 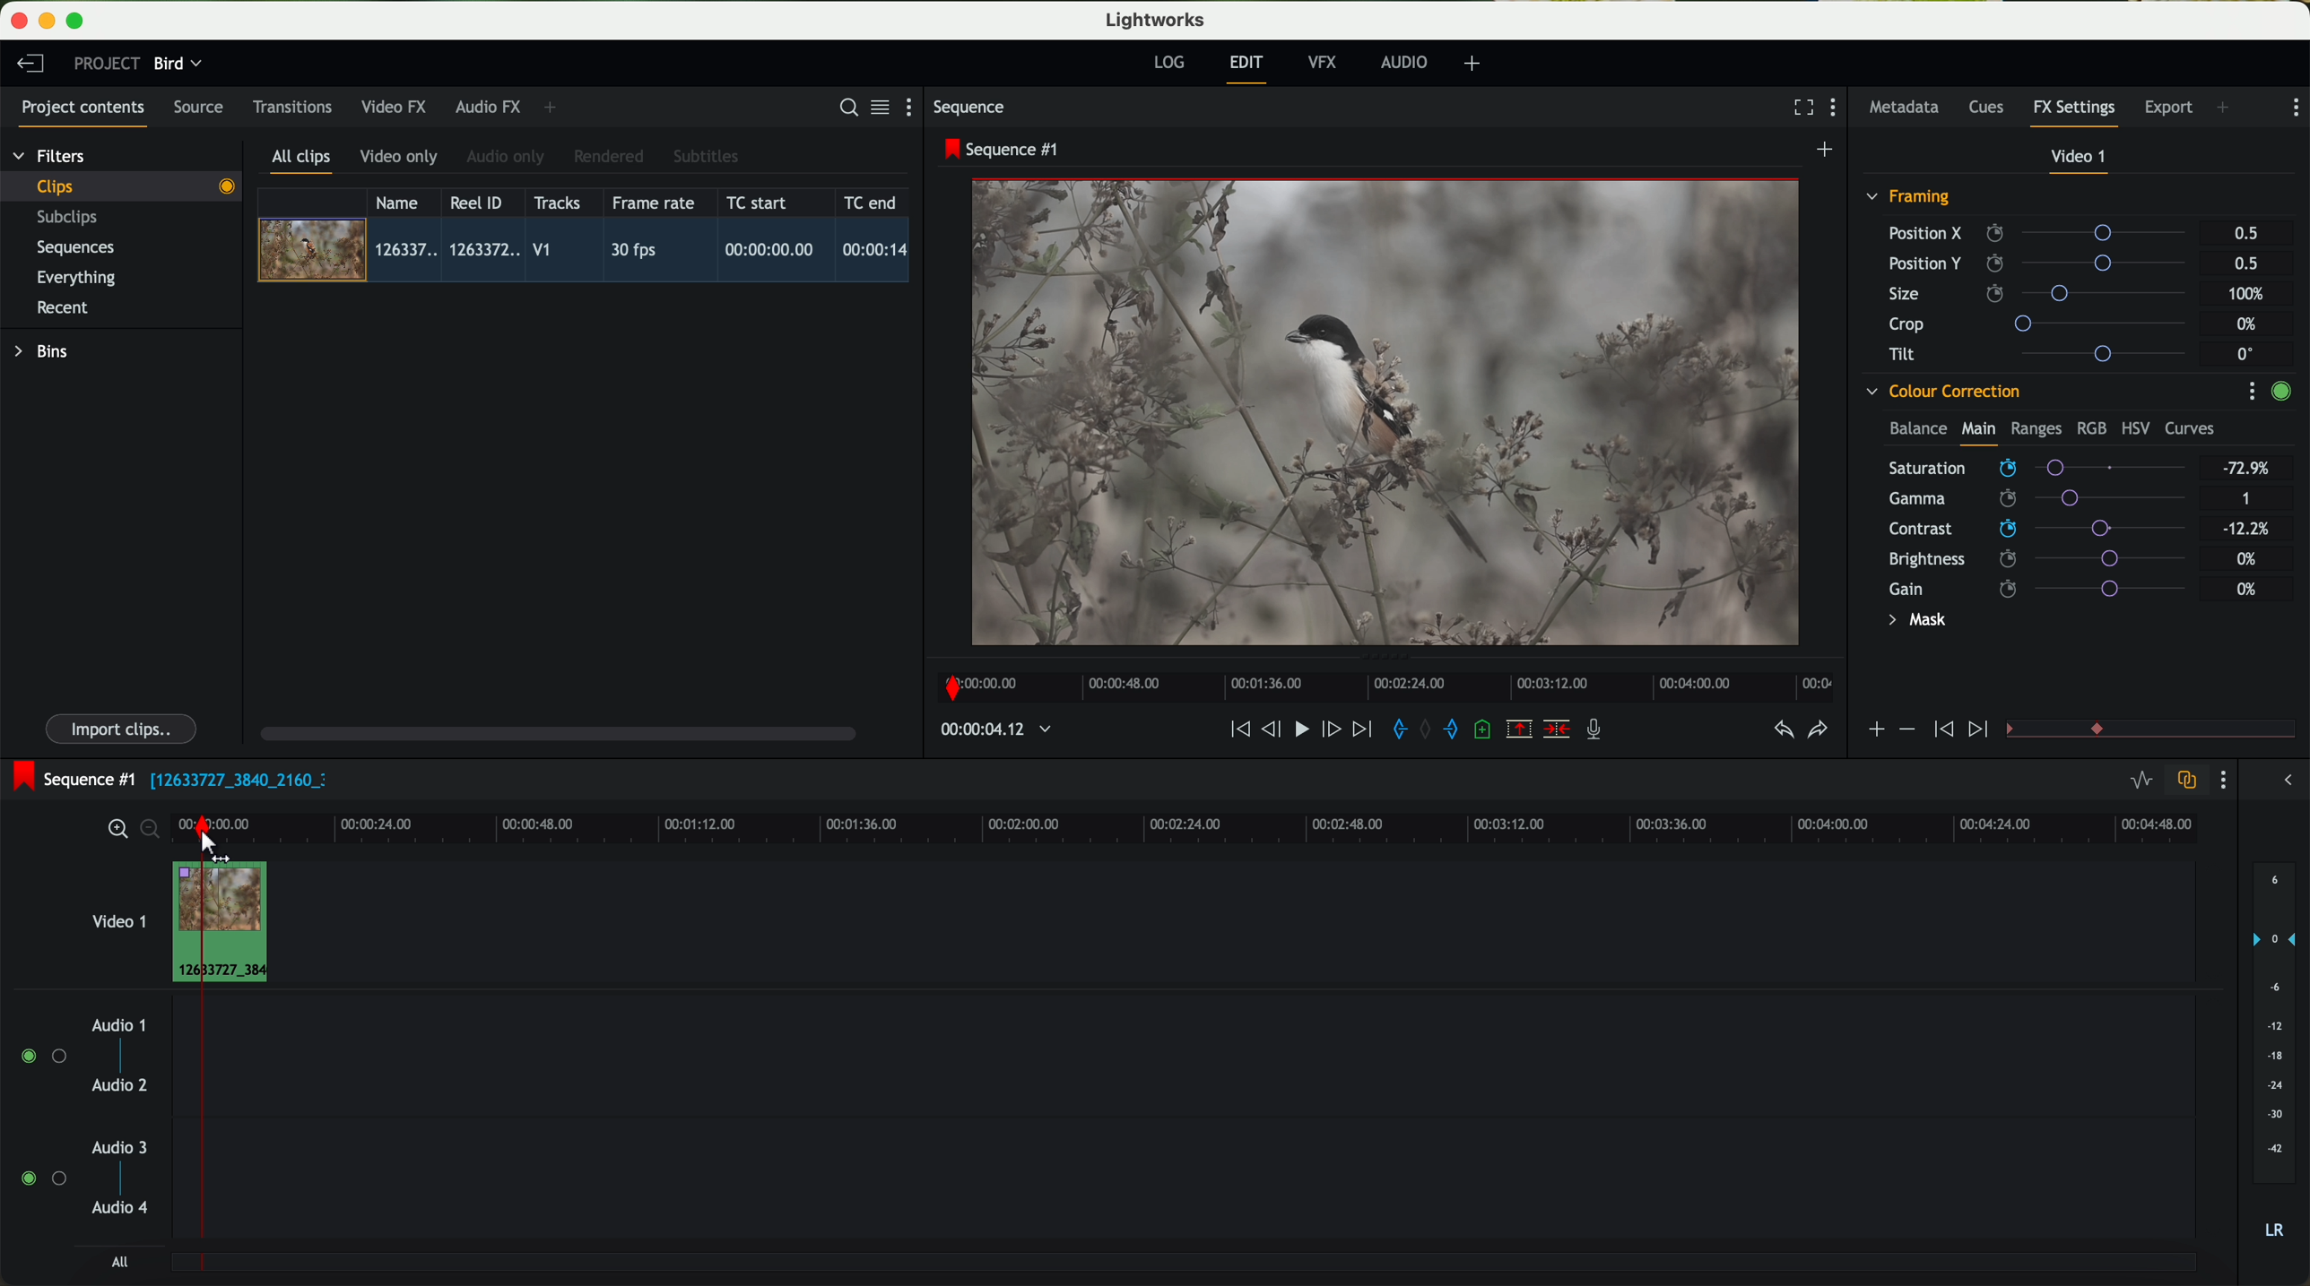 I want to click on source, so click(x=198, y=108).